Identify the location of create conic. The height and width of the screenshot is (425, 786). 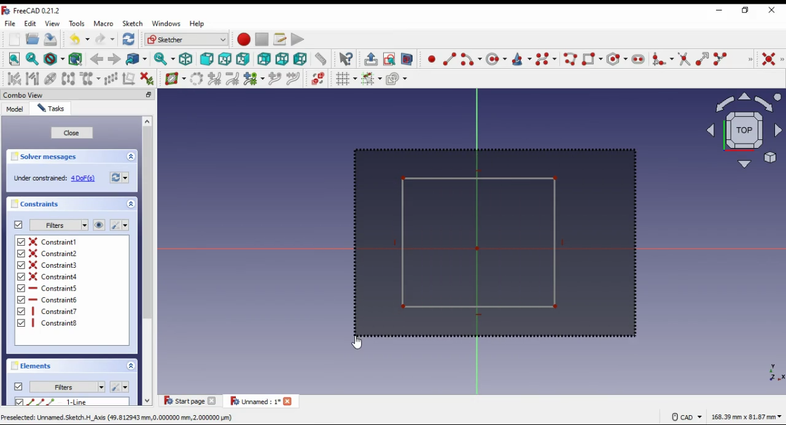
(521, 59).